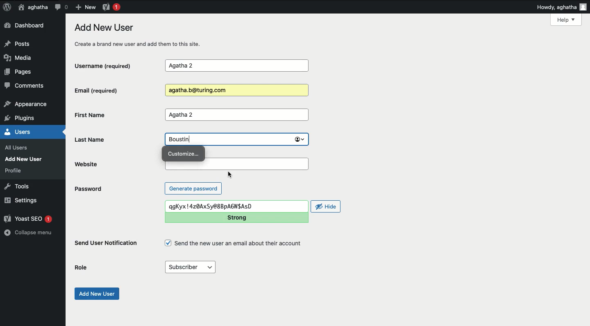  What do you see at coordinates (32, 7) in the screenshot?
I see `aghatha` at bounding box center [32, 7].